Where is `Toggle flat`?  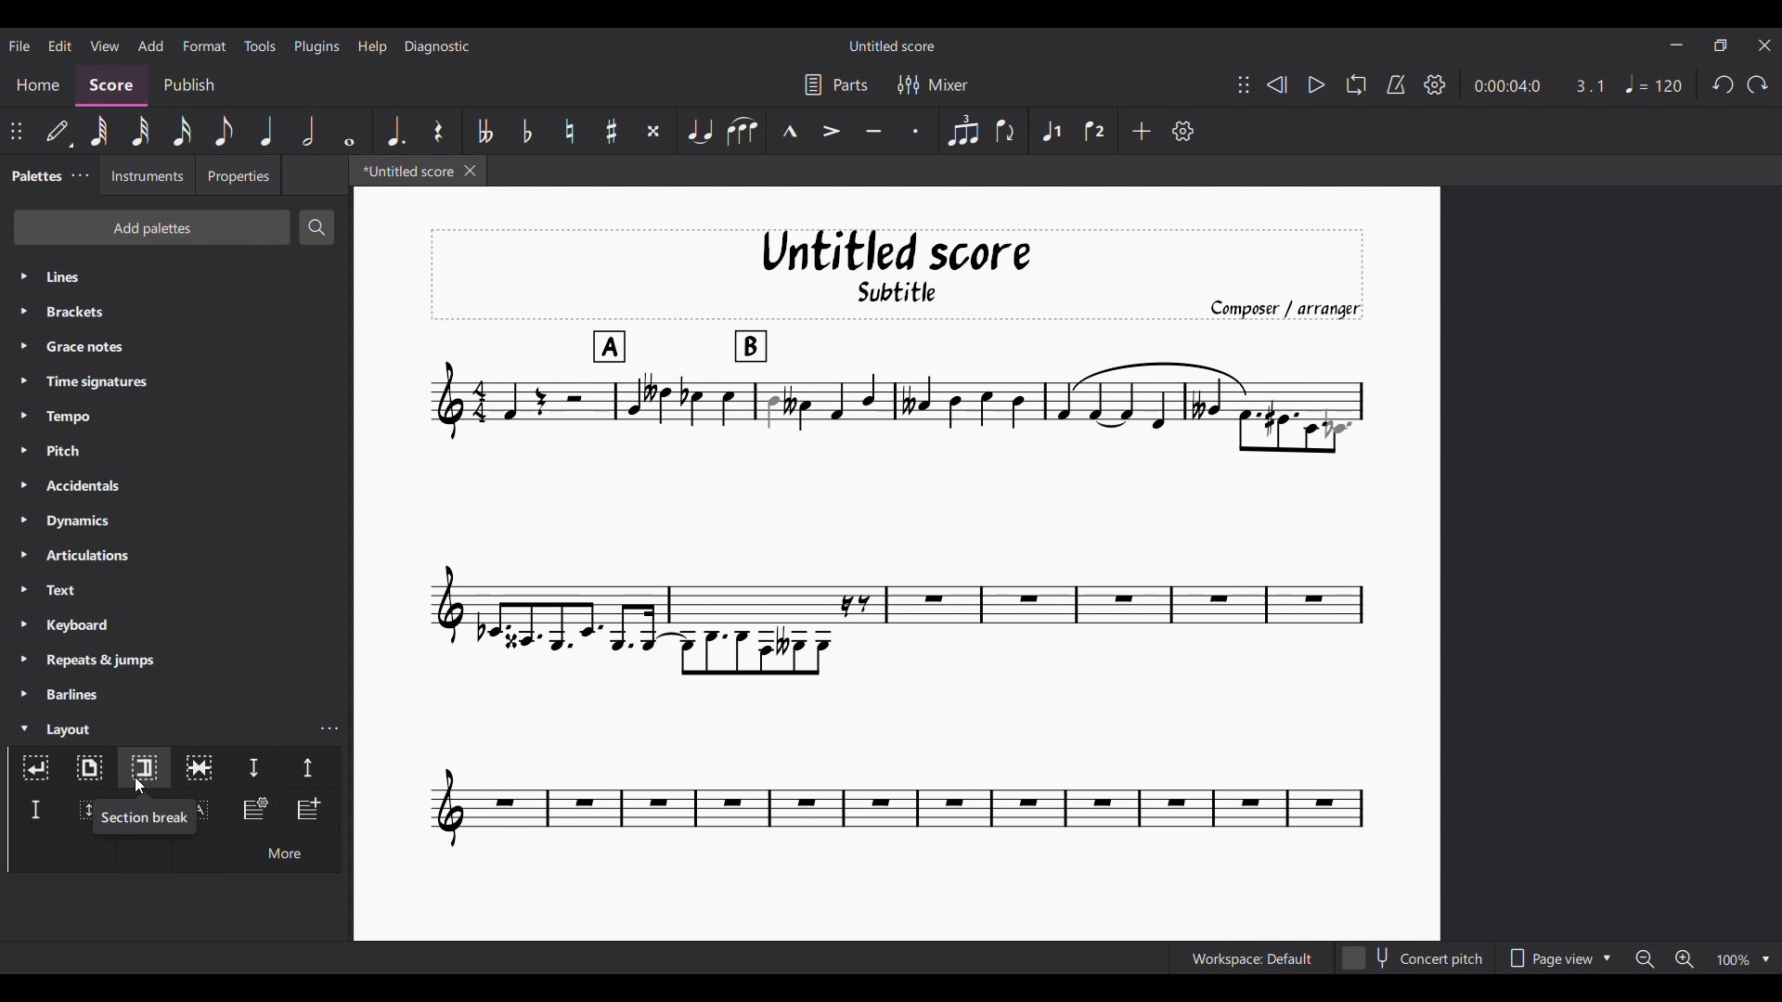
Toggle flat is located at coordinates (527, 131).